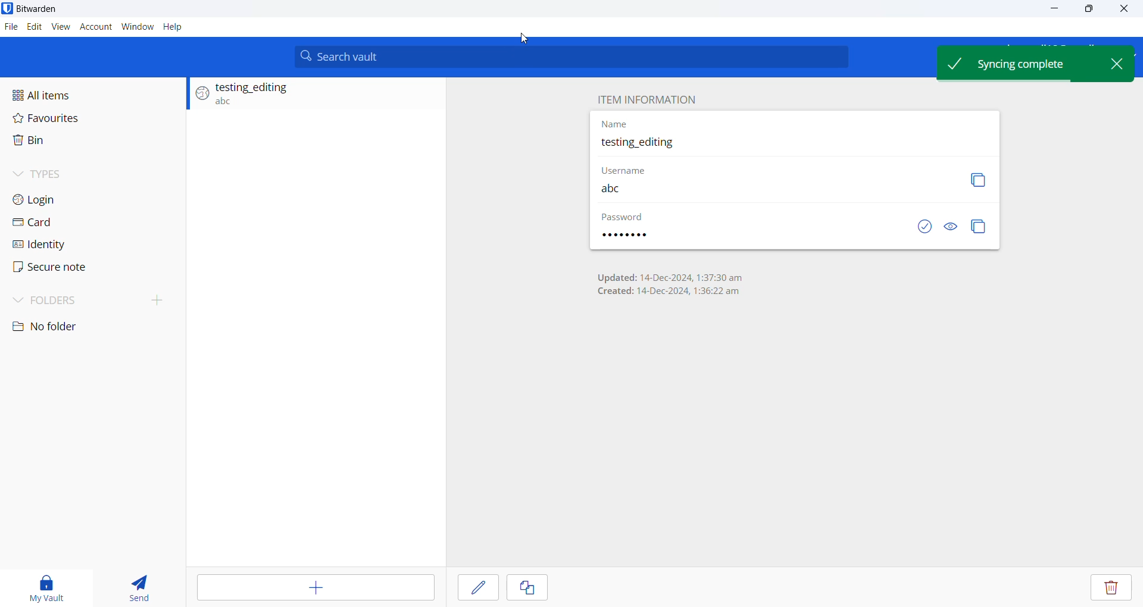 This screenshot has width=1143, height=607. I want to click on Item information heading, so click(649, 99).